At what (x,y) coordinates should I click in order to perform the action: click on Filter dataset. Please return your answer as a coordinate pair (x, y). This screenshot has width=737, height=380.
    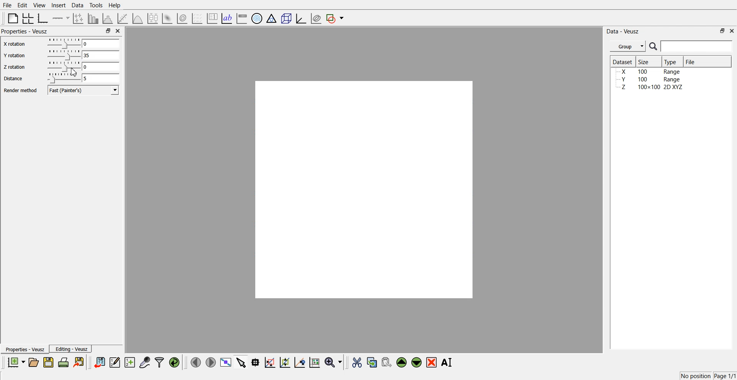
    Looking at the image, I should click on (159, 362).